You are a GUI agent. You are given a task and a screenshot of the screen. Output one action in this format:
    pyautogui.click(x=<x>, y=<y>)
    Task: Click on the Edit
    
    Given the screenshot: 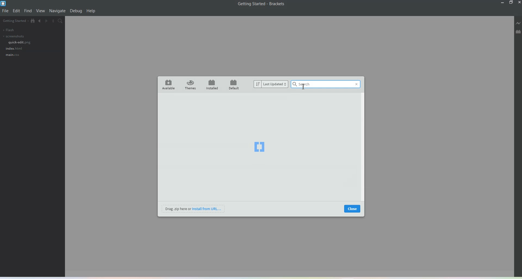 What is the action you would take?
    pyautogui.click(x=17, y=11)
    